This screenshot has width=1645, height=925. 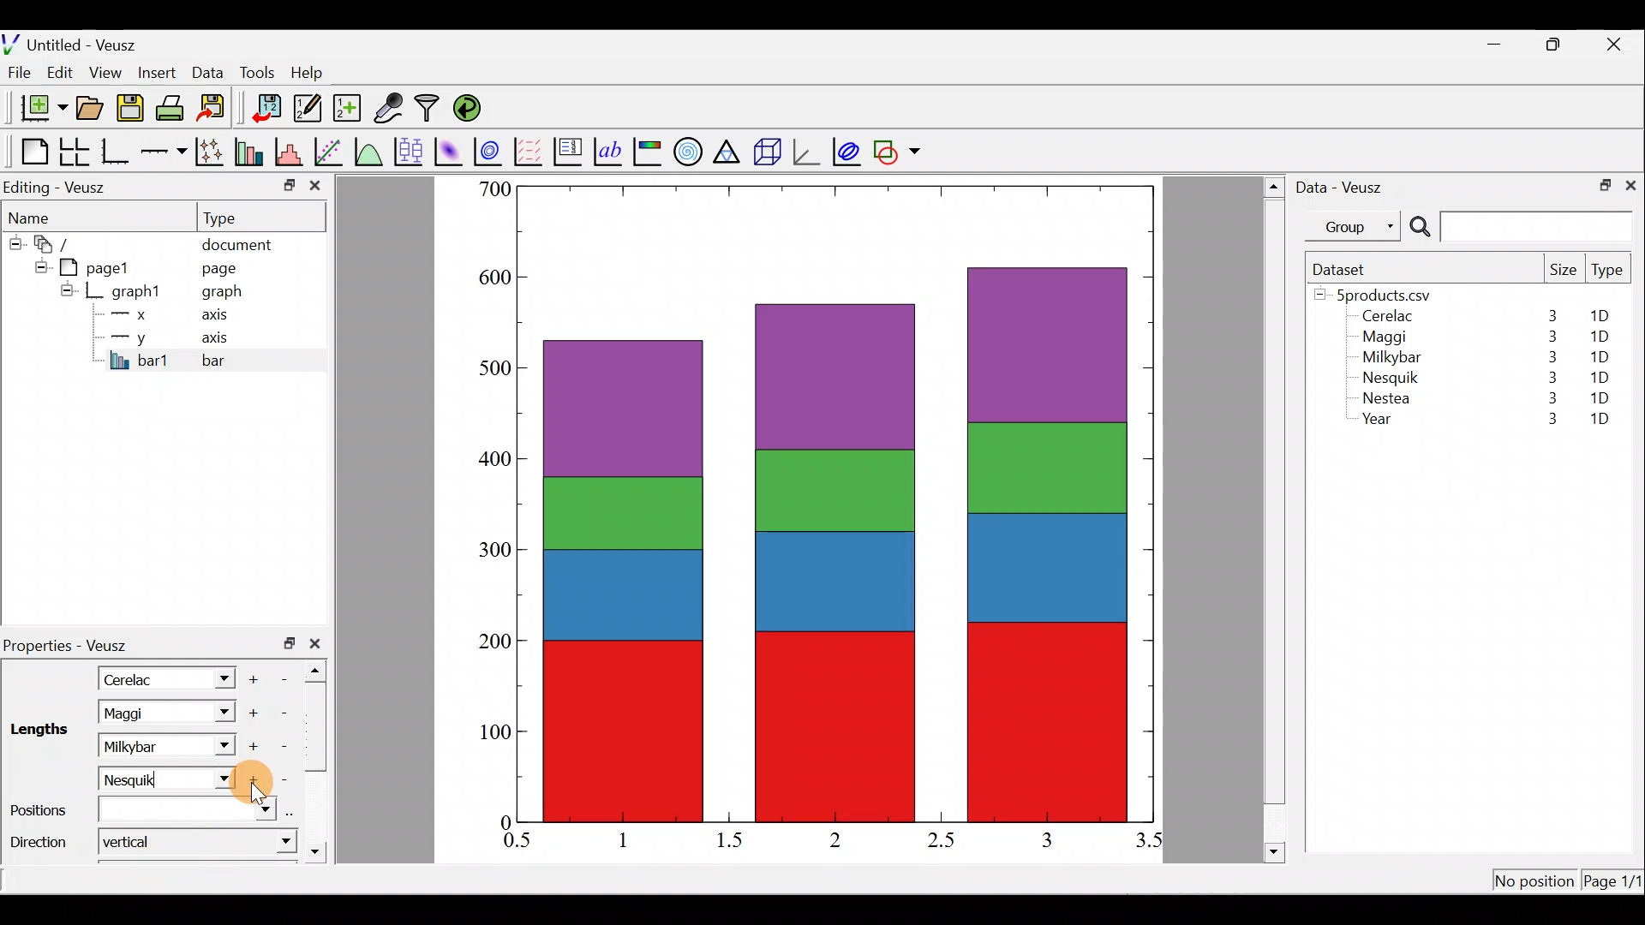 I want to click on 3, so click(x=1548, y=337).